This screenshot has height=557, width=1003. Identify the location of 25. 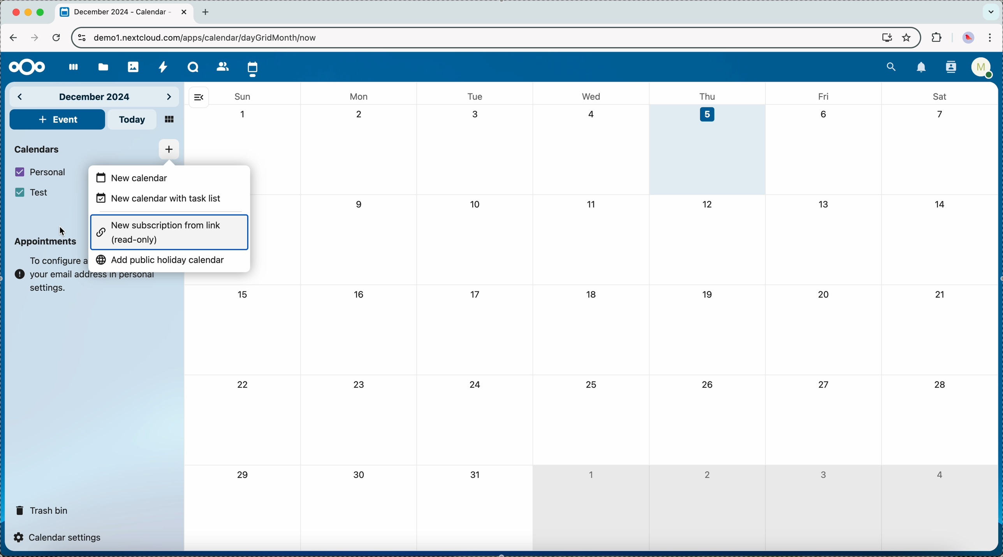
(590, 384).